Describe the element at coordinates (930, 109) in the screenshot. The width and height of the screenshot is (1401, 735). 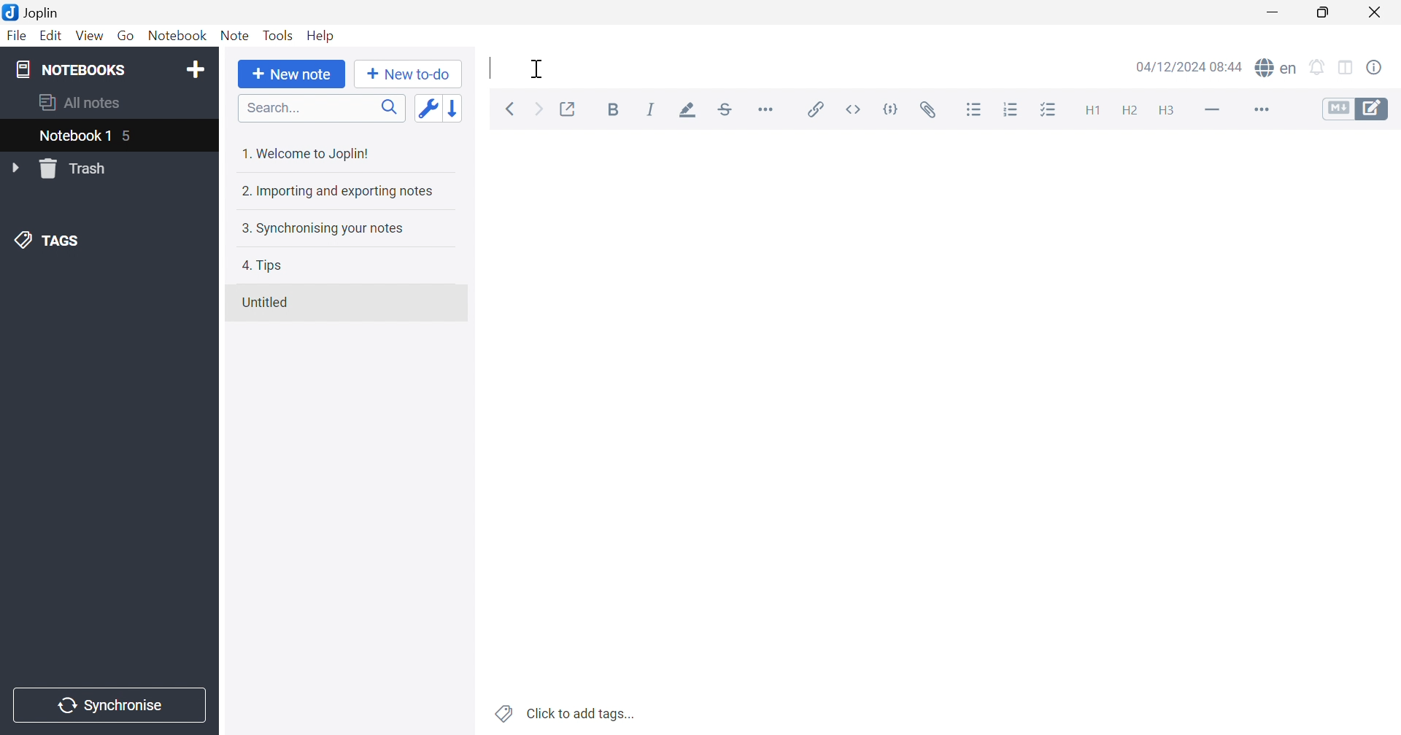
I see `Attach file` at that location.